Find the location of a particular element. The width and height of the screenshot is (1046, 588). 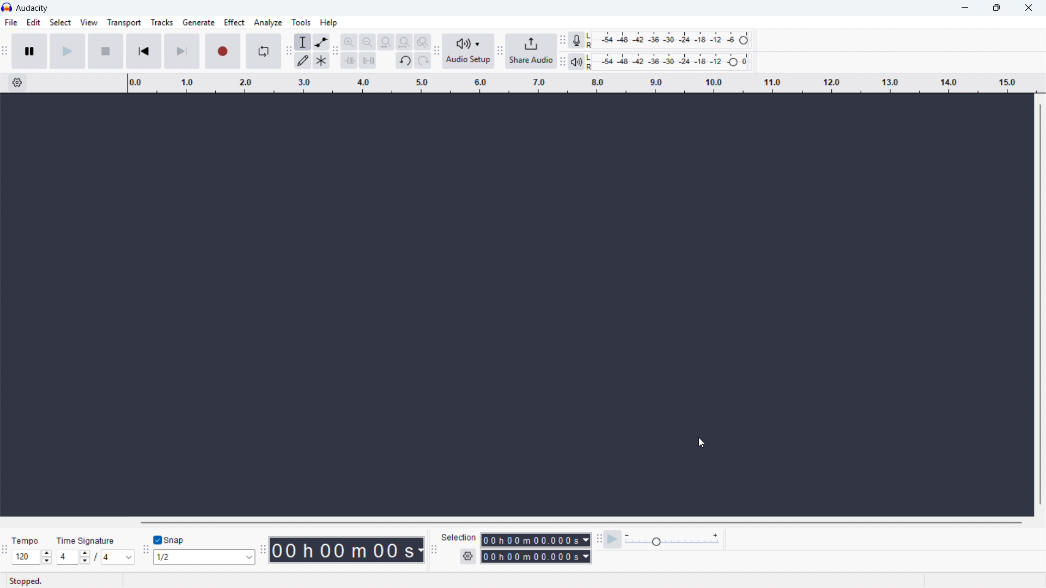

generate is located at coordinates (198, 22).